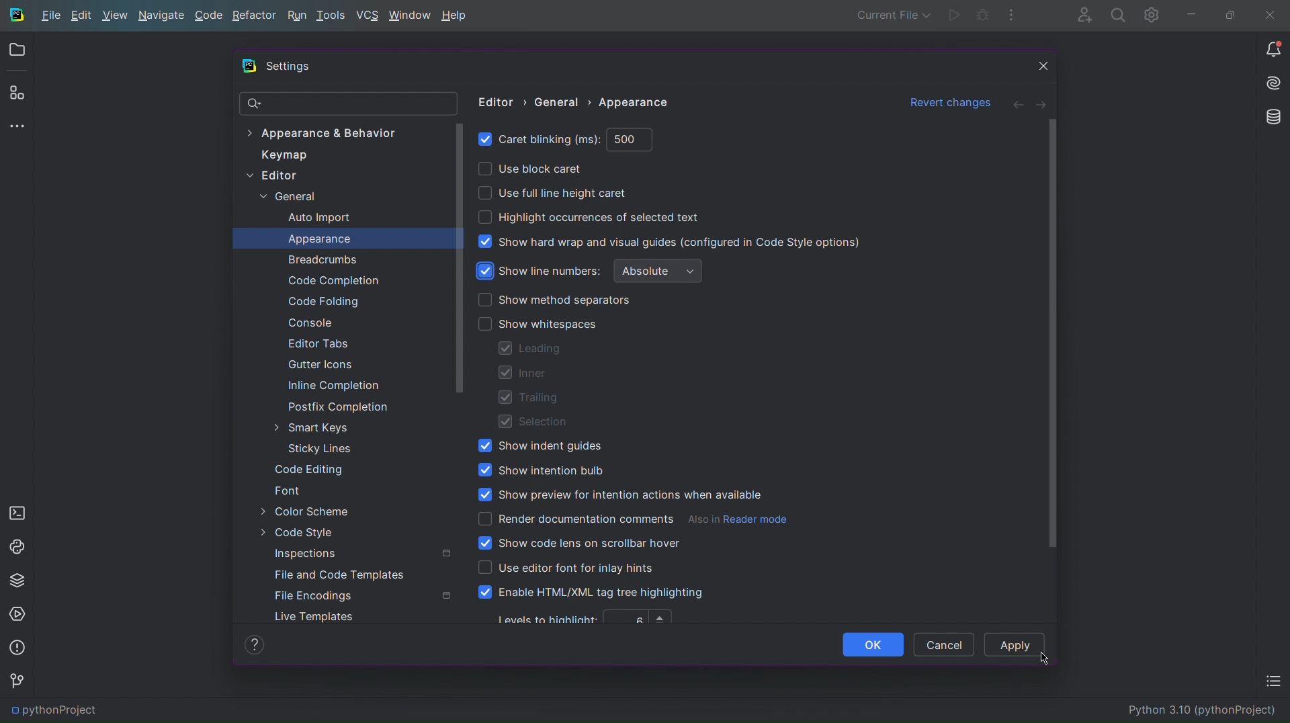 The image size is (1290, 723). Describe the element at coordinates (593, 593) in the screenshot. I see `Enable HTML/XML tag tree highlighting` at that location.